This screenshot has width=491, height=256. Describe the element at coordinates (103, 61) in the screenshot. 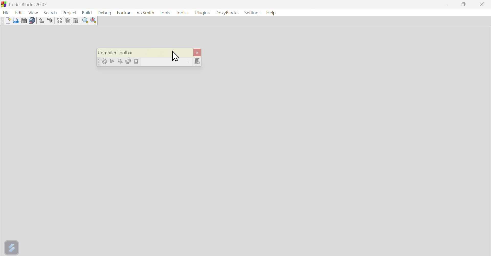

I see `Settings` at that location.